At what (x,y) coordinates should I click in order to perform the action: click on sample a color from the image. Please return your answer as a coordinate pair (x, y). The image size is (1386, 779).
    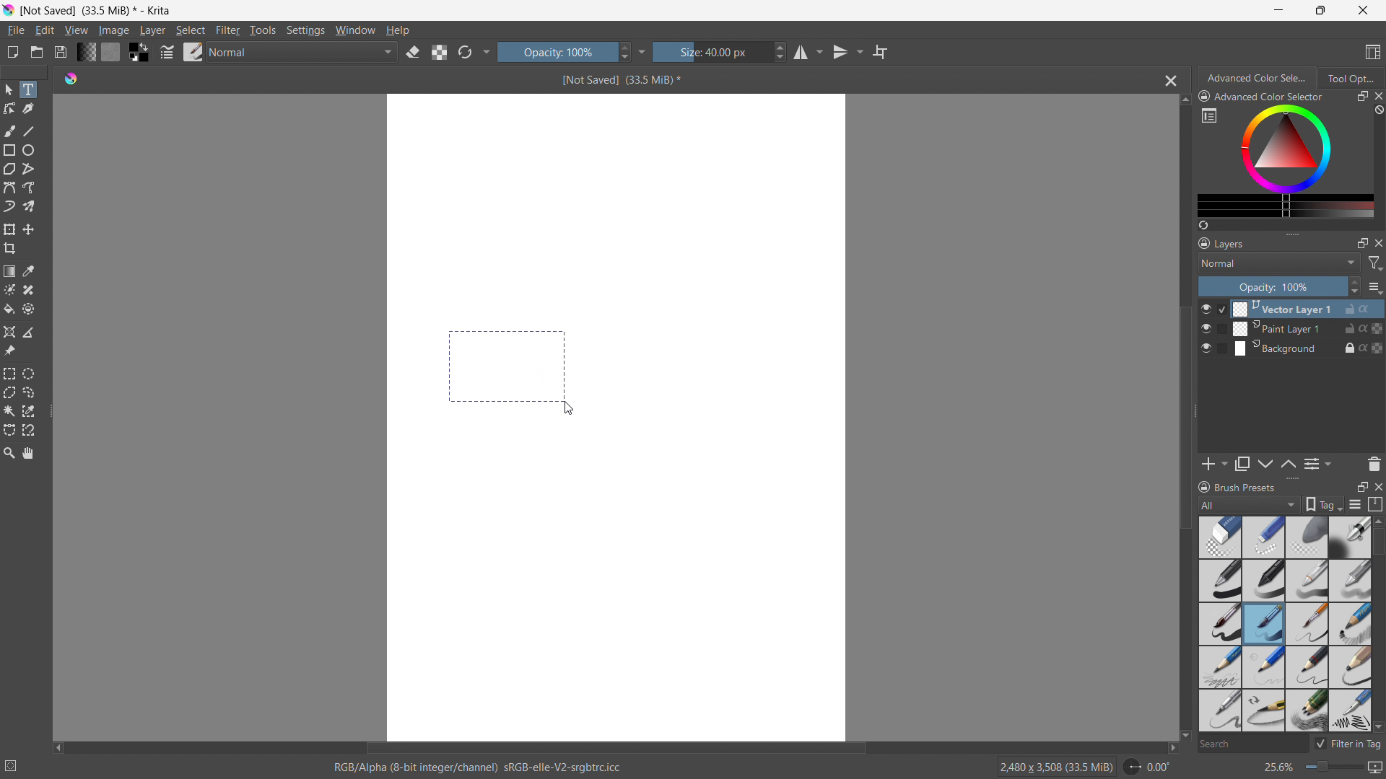
    Looking at the image, I should click on (29, 271).